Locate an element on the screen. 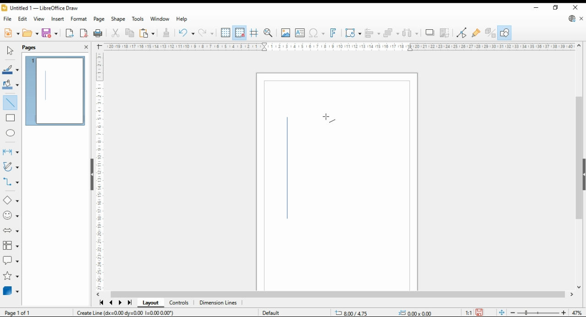 Image resolution: width=586 pixels, height=317 pixels. curves and polygons is located at coordinates (10, 167).